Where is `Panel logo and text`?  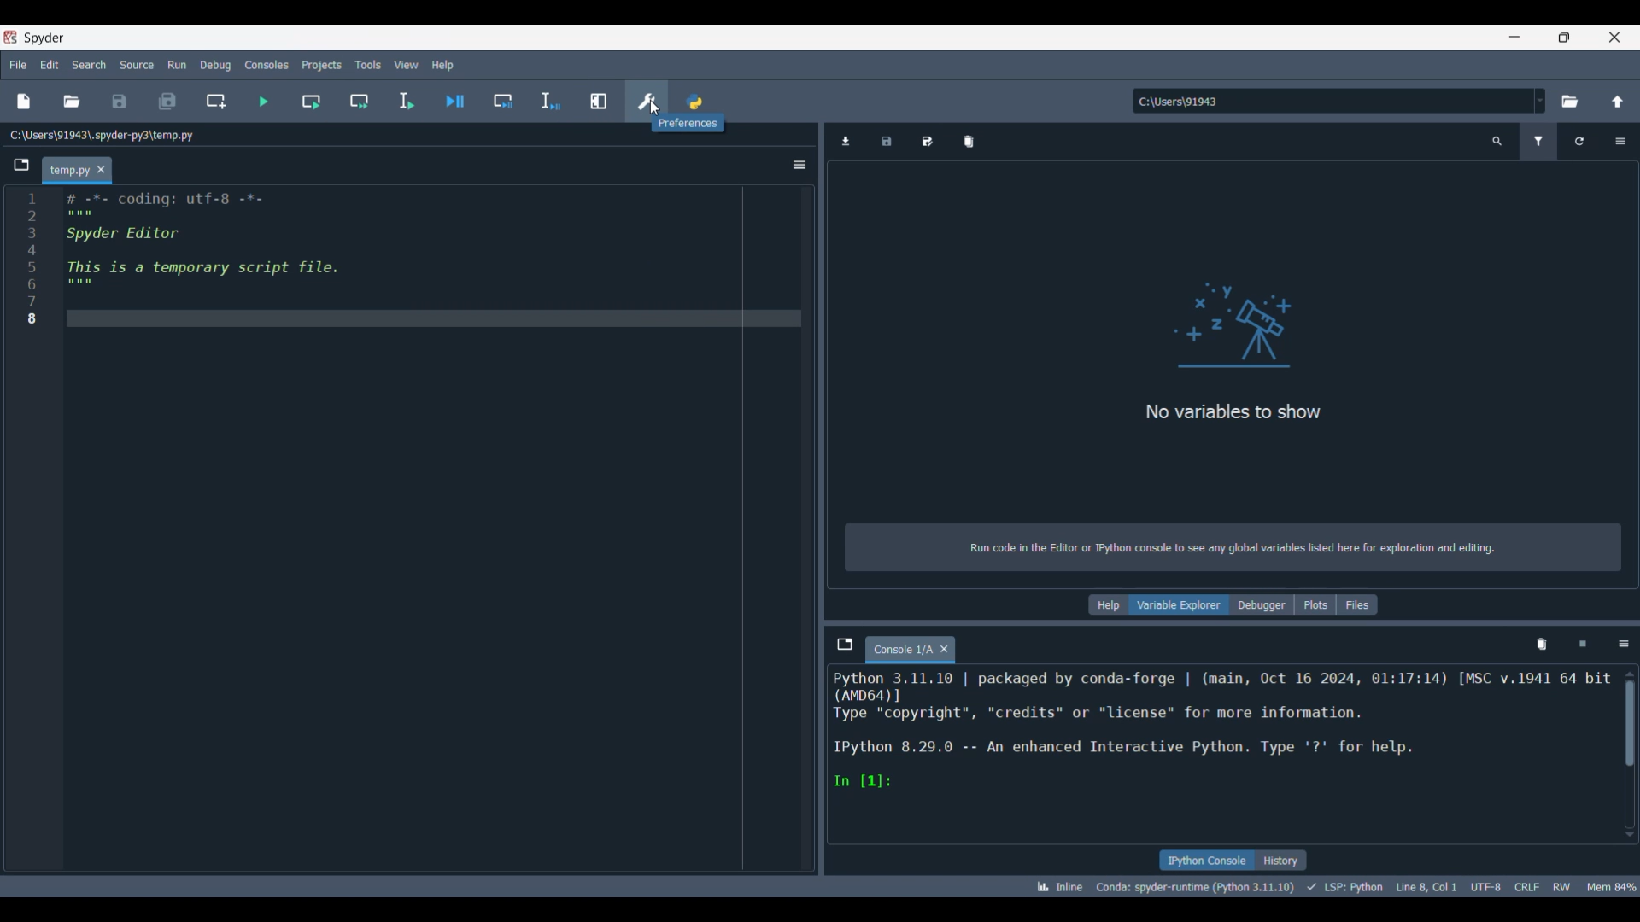
Panel logo and text is located at coordinates (1235, 424).